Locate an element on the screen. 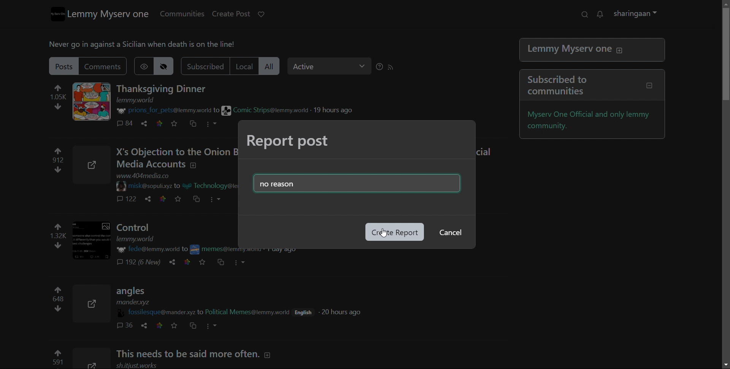  cancel is located at coordinates (449, 233).